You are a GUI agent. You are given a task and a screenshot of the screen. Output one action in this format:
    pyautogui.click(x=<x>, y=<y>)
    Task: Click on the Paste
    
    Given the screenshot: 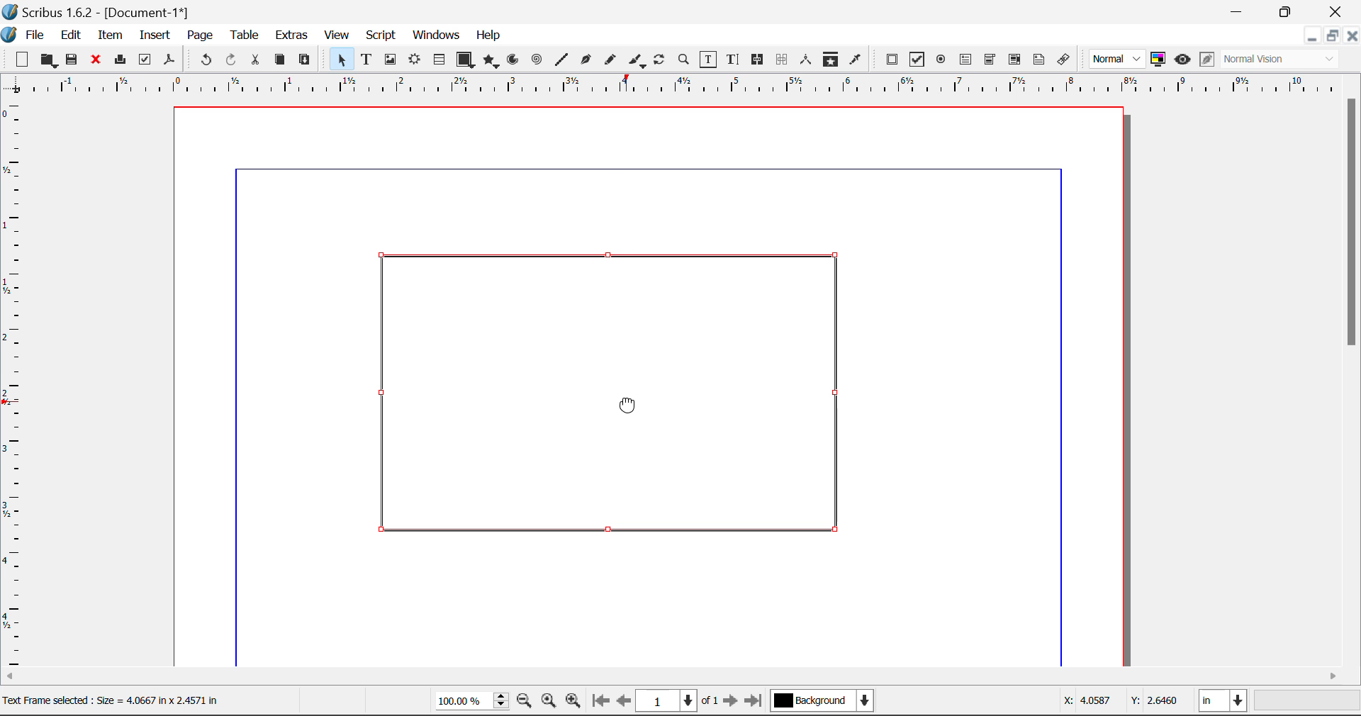 What is the action you would take?
    pyautogui.click(x=306, y=60)
    